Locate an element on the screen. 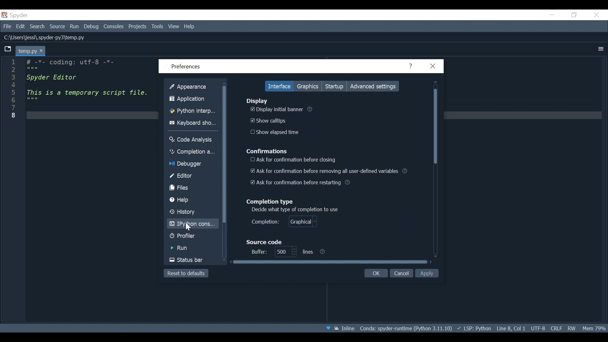 This screenshot has width=608, height=342. Keyboard Shortcut is located at coordinates (193, 123).